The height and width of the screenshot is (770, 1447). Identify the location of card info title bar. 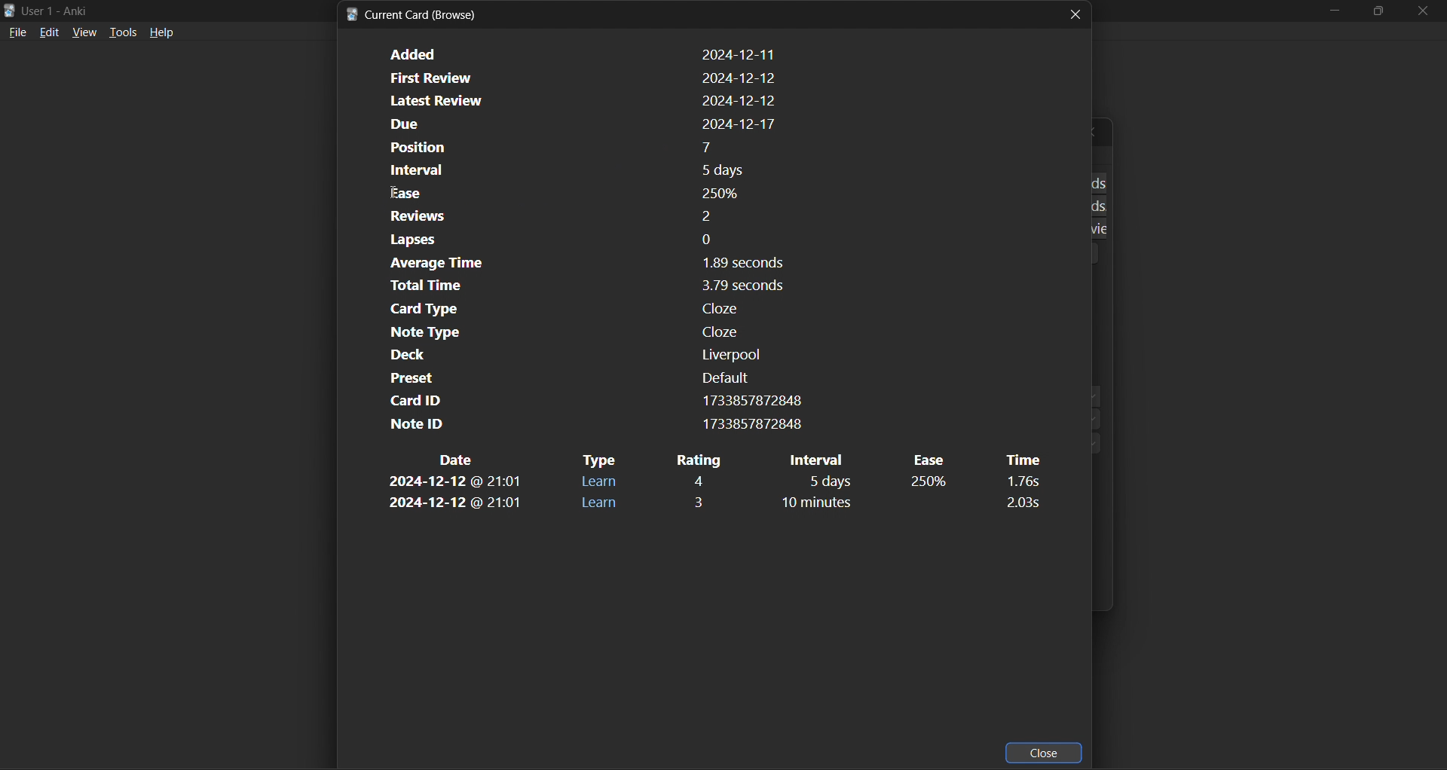
(415, 14).